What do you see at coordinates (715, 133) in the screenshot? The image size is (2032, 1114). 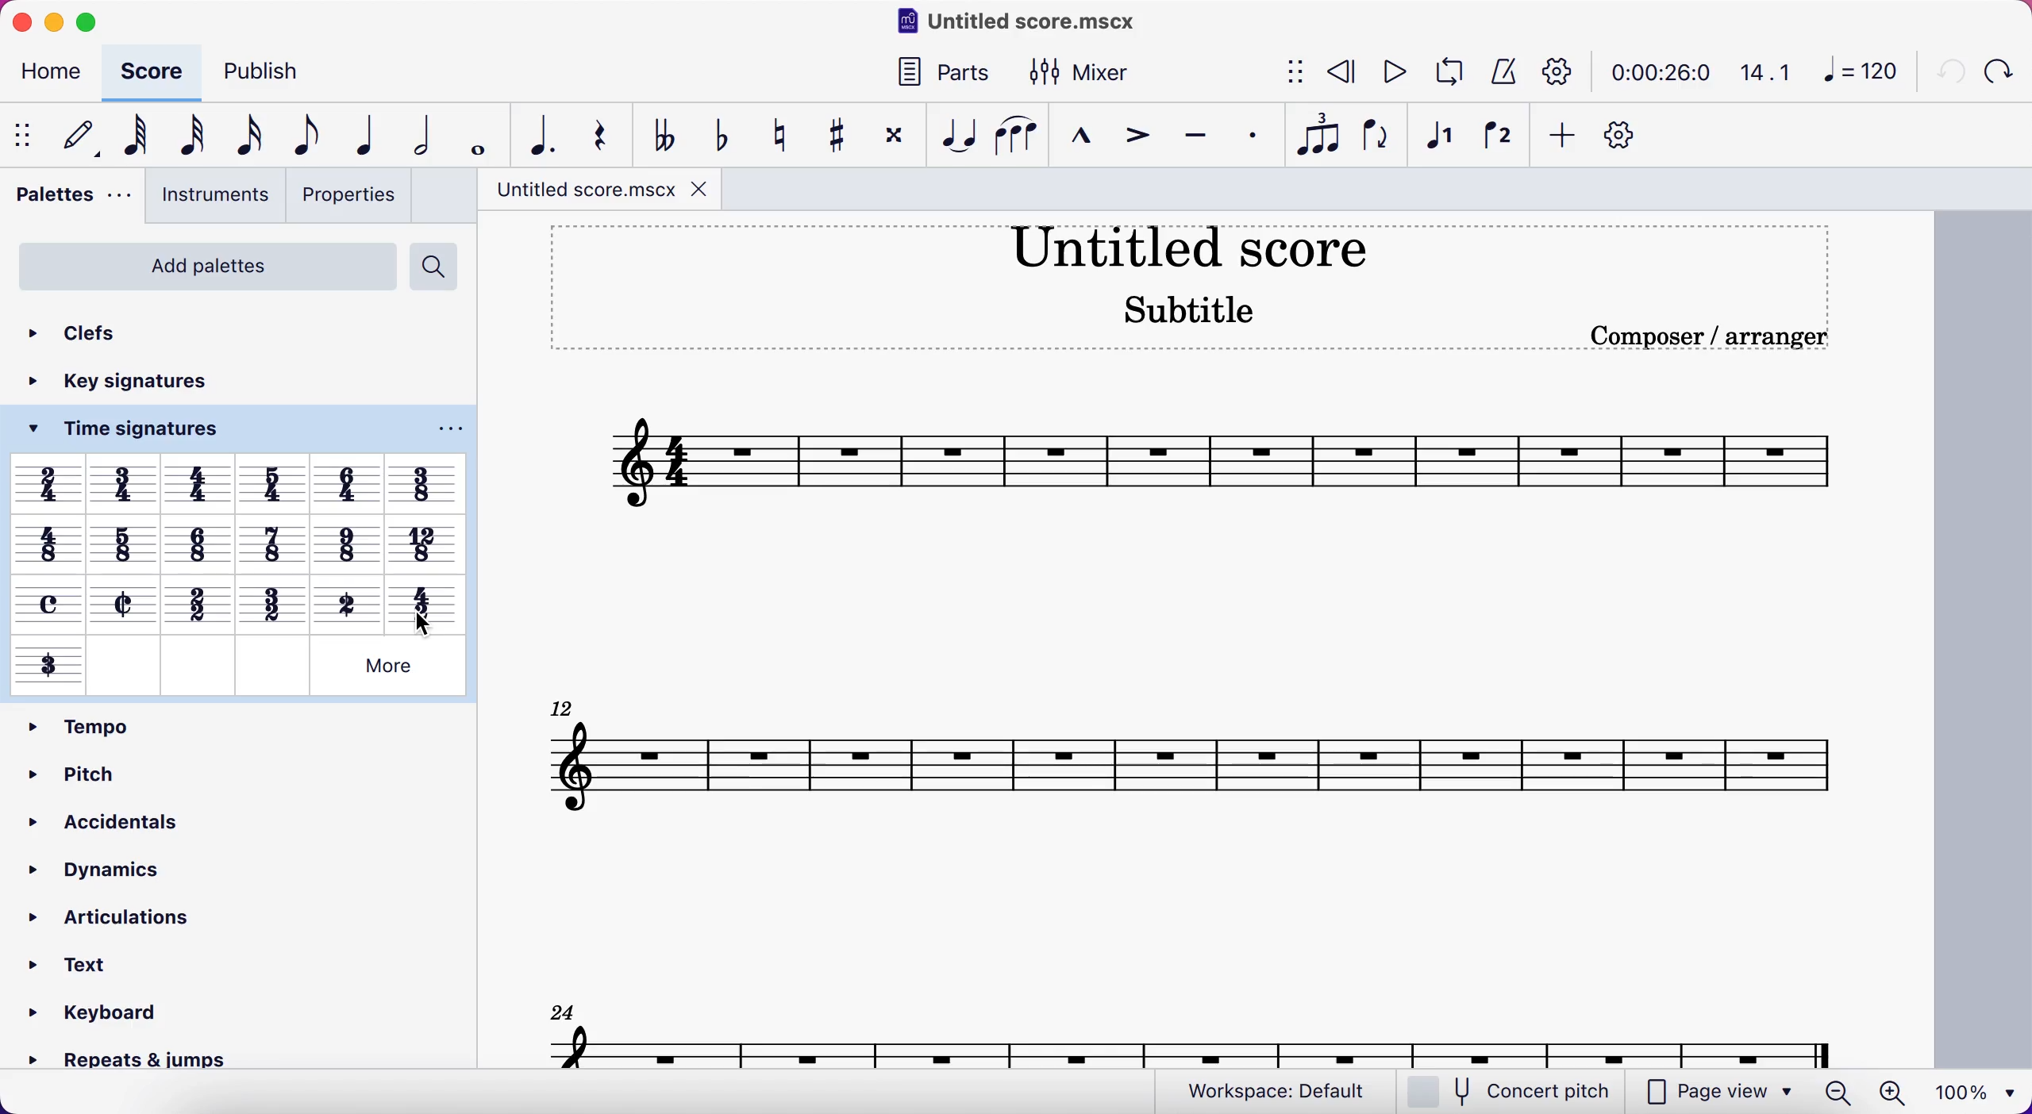 I see `toggle flat` at bounding box center [715, 133].